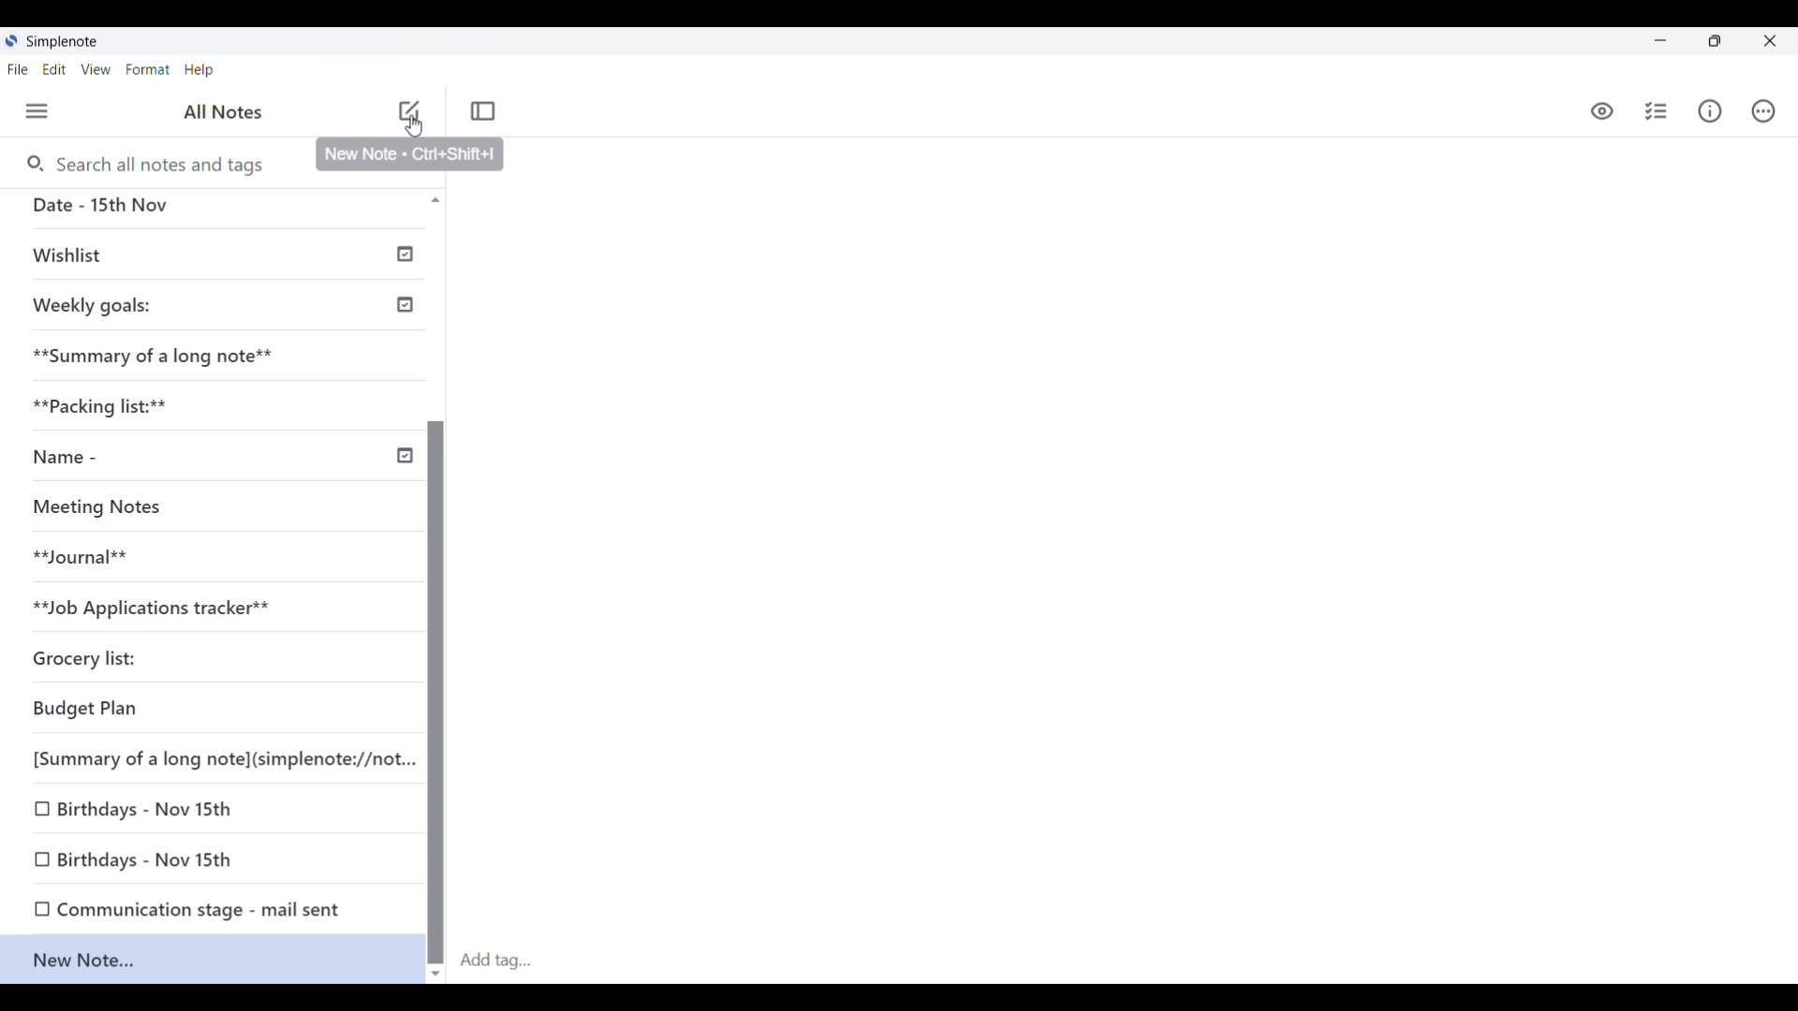  Describe the element at coordinates (102, 307) in the screenshot. I see `Weekly goals:` at that location.